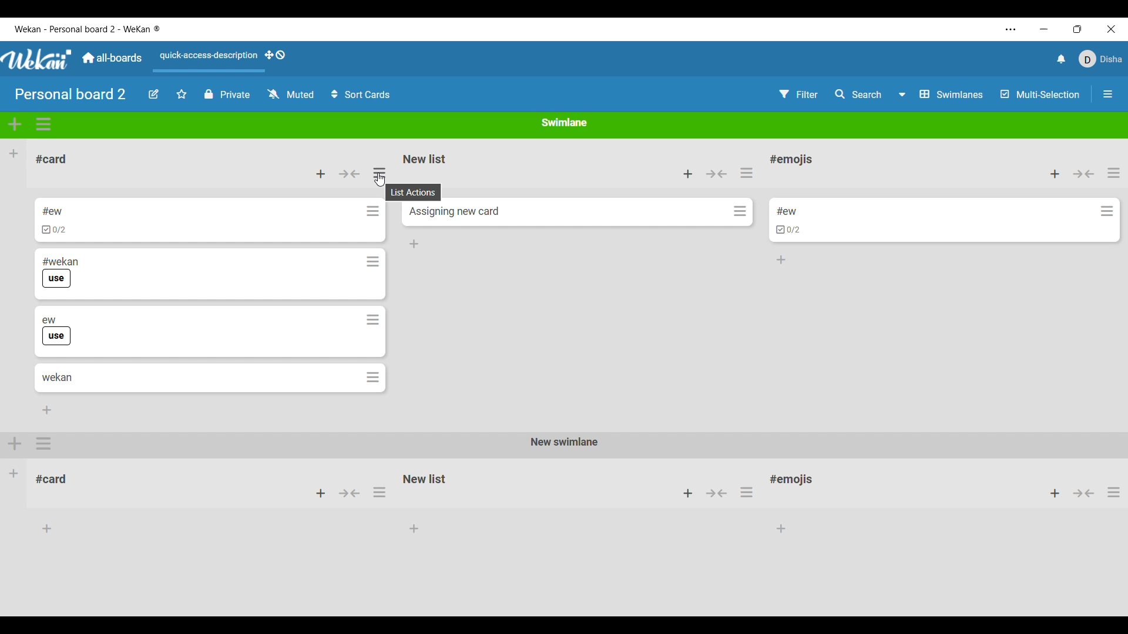  What do you see at coordinates (858, 94) in the screenshot?
I see `Search` at bounding box center [858, 94].